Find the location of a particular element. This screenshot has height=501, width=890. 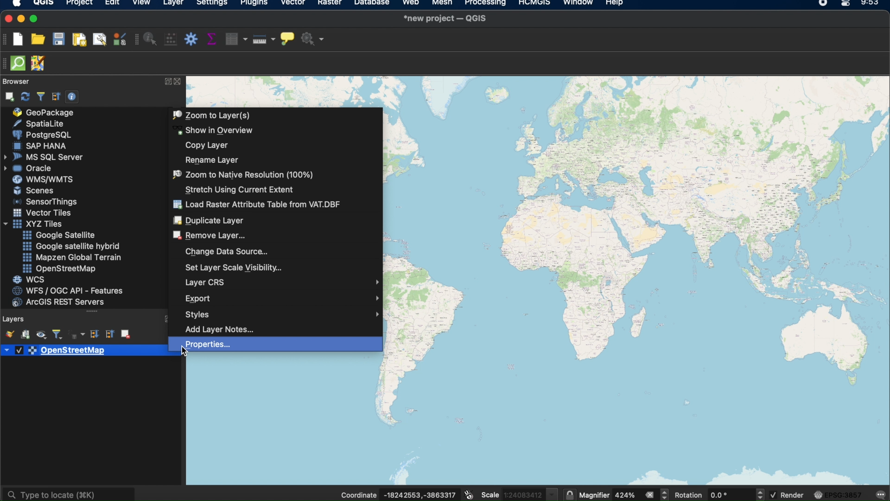

open project is located at coordinates (38, 39).